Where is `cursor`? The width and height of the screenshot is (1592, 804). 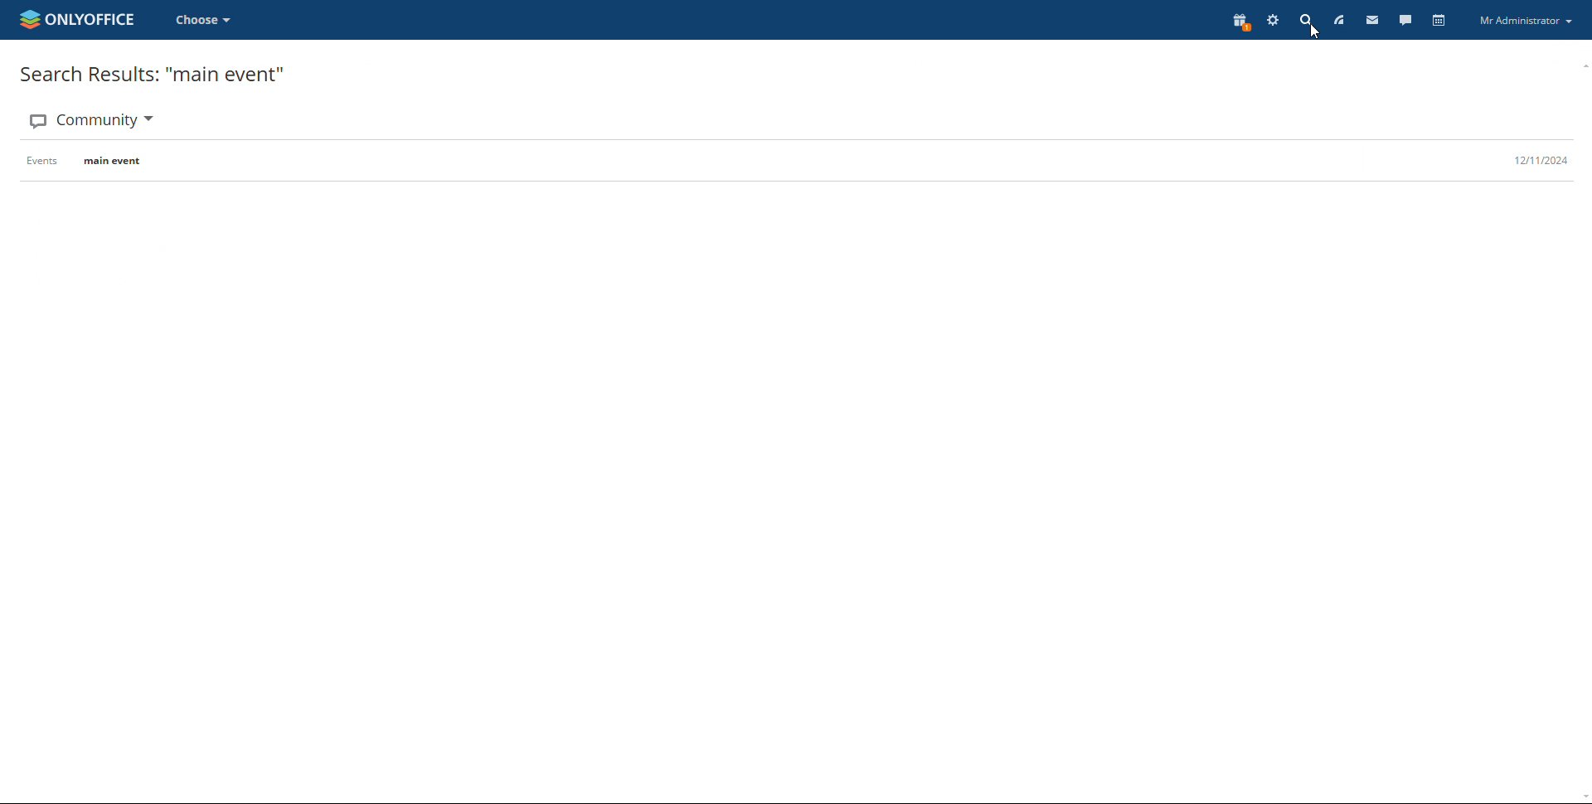 cursor is located at coordinates (1313, 31).